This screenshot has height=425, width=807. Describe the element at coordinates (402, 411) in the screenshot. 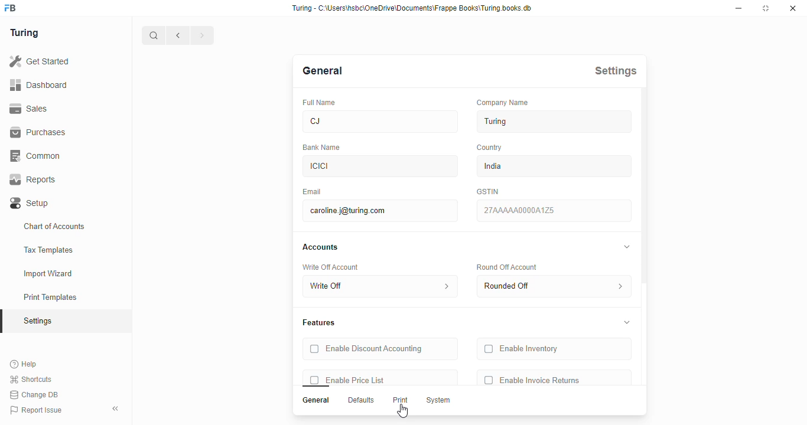

I see `cursor` at that location.